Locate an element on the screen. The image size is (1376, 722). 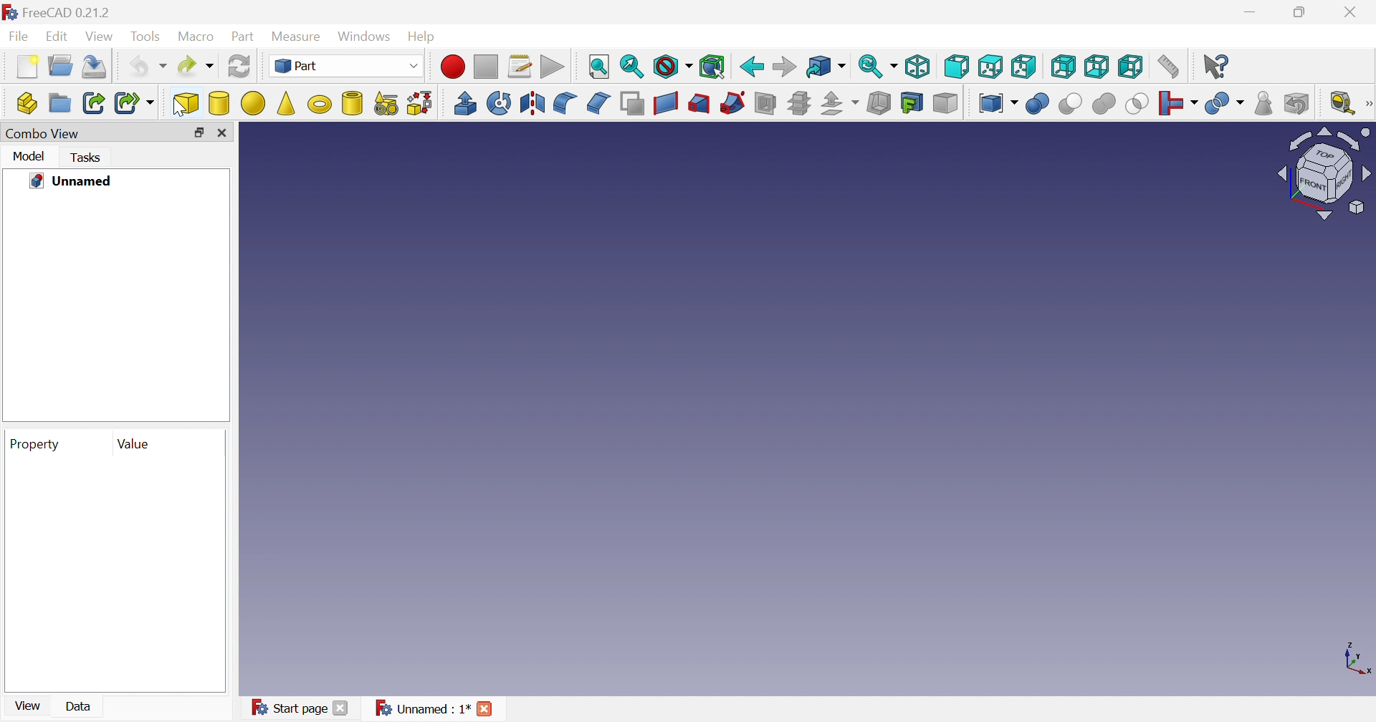
Minimize is located at coordinates (1253, 11).